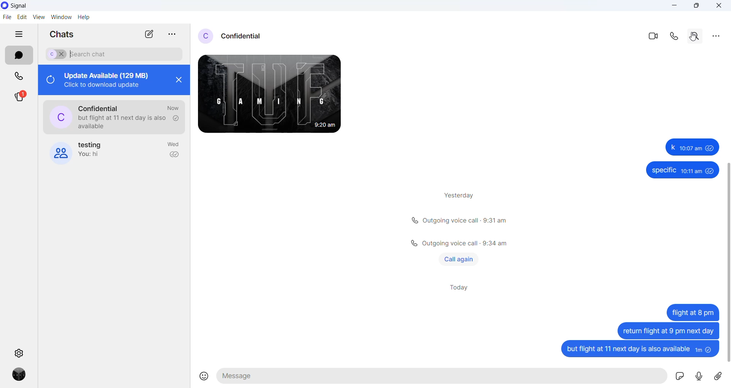 The height and width of the screenshot is (388, 731). I want to click on group name, so click(93, 145).